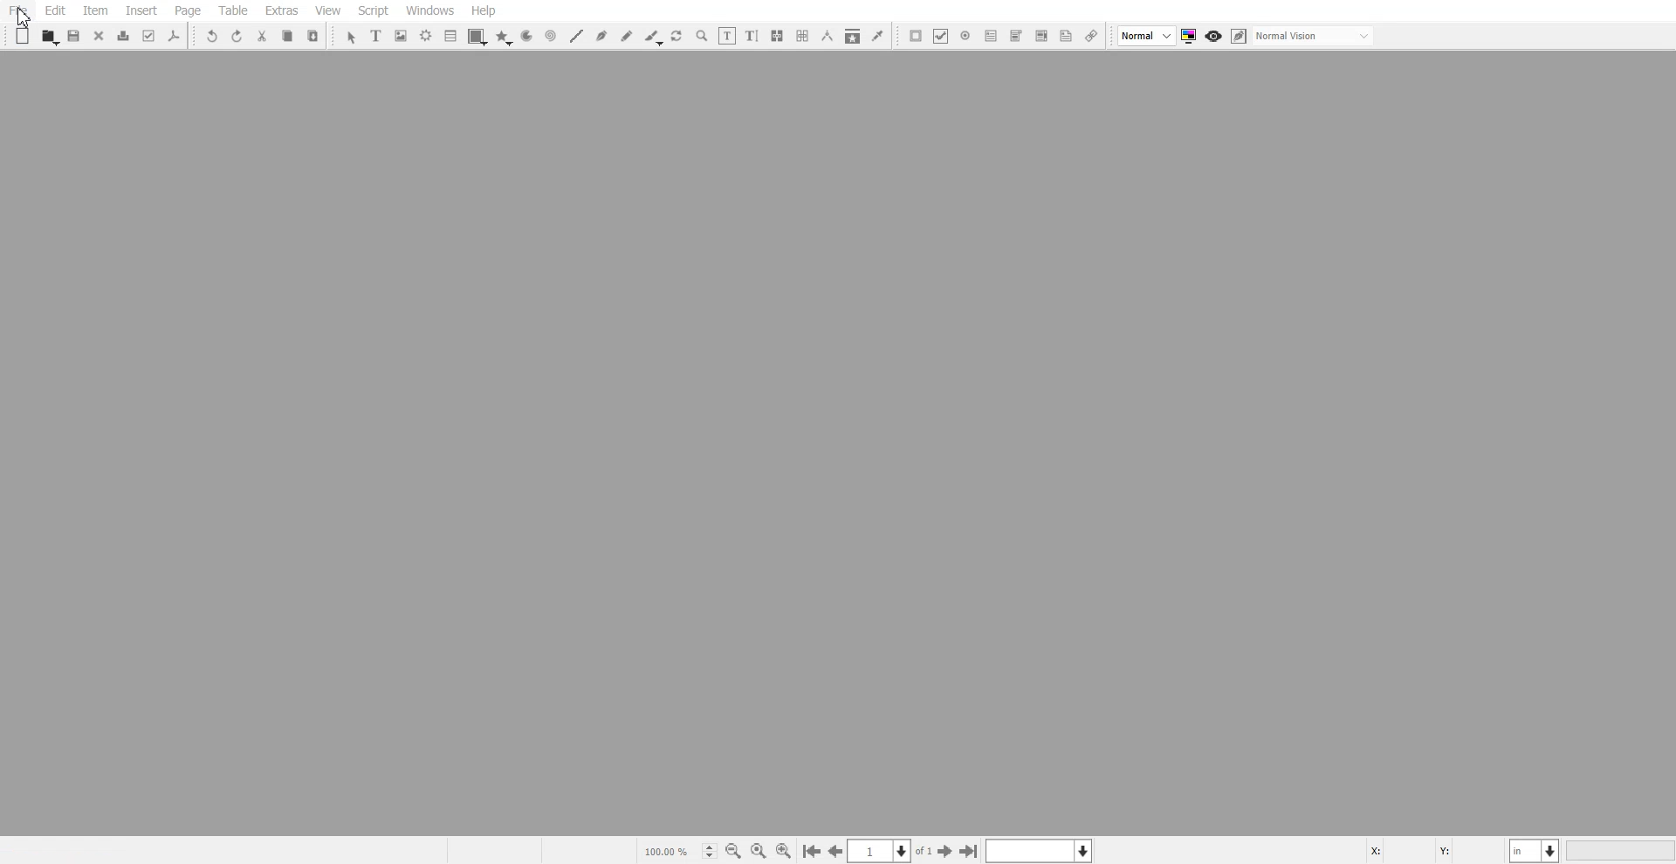 The image size is (1676, 864). Describe the element at coordinates (18, 10) in the screenshot. I see `File` at that location.